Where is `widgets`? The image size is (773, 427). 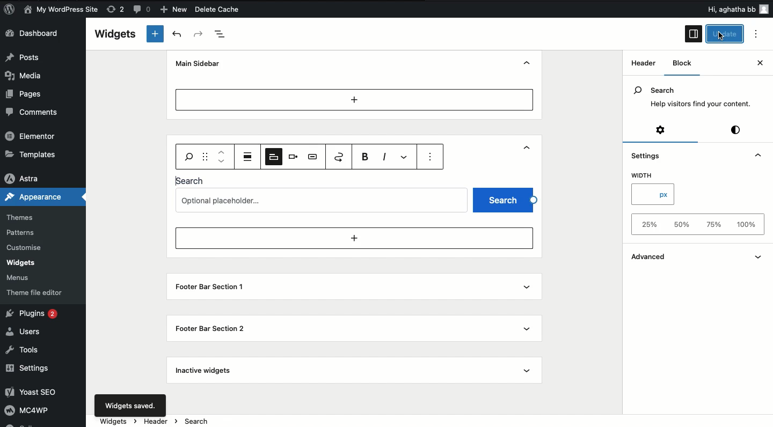 widgets is located at coordinates (429, 421).